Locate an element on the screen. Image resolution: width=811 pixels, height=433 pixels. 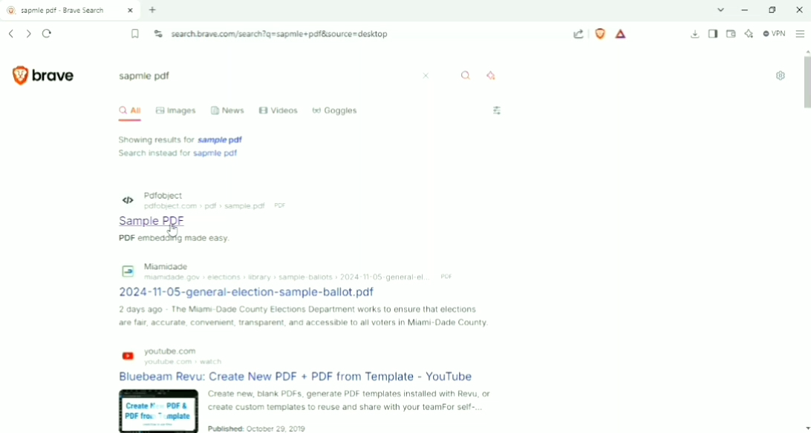
Search is located at coordinates (466, 75).